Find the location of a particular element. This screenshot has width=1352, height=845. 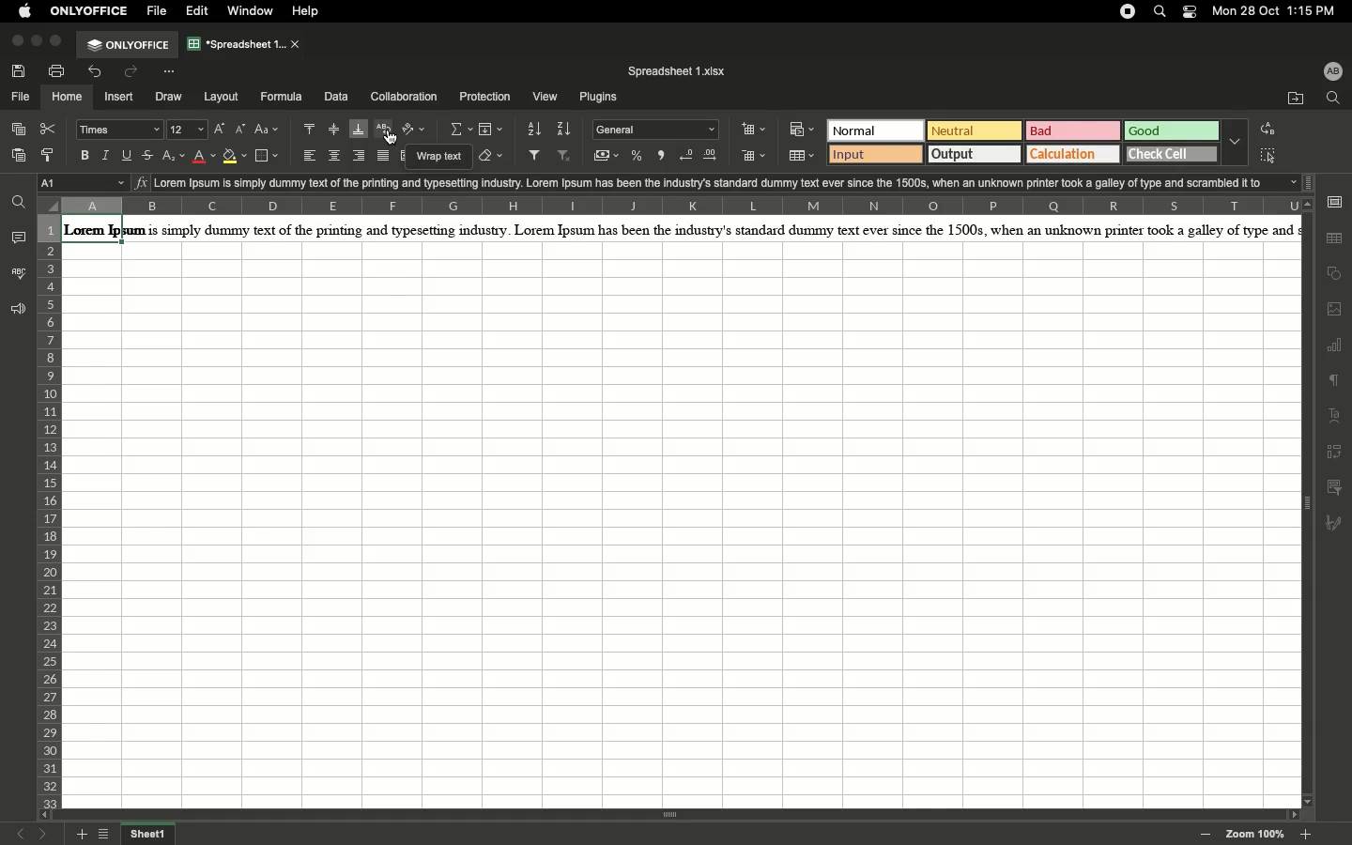

Bad is located at coordinates (1073, 131).